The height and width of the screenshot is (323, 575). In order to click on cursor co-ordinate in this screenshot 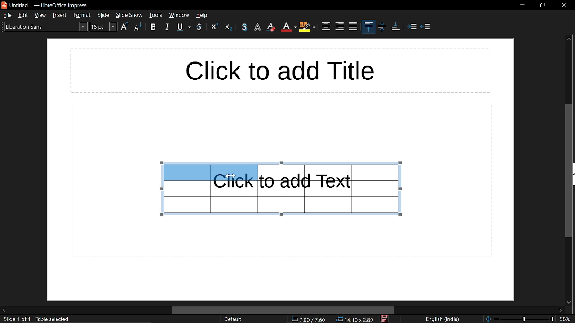, I will do `click(308, 319)`.